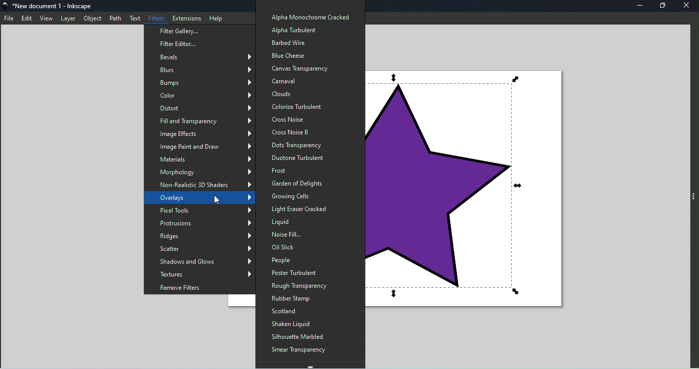  What do you see at coordinates (300, 171) in the screenshot?
I see `Frost` at bounding box center [300, 171].